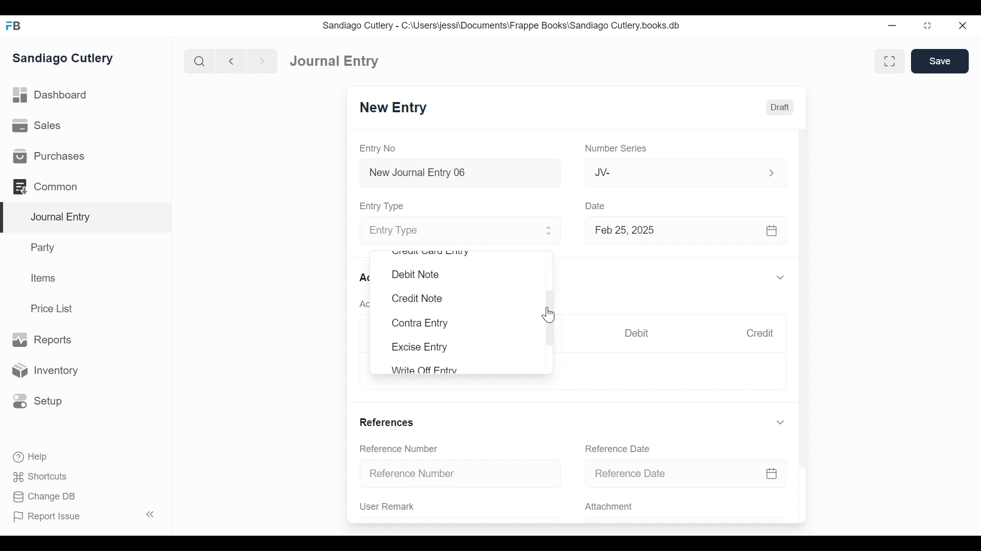 The image size is (981, 551). What do you see at coordinates (43, 477) in the screenshot?
I see `Shortcuts` at bounding box center [43, 477].